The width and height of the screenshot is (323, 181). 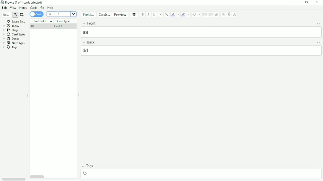 What do you see at coordinates (89, 14) in the screenshot?
I see `Fields` at bounding box center [89, 14].